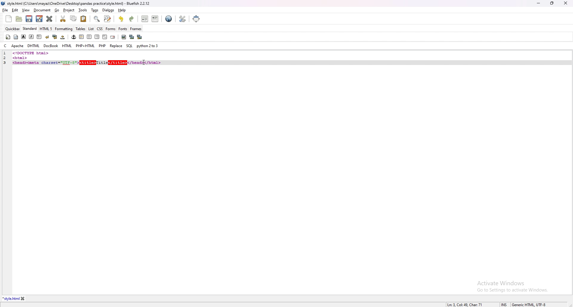 This screenshot has width=573, height=307. I want to click on quickstart, so click(8, 37).